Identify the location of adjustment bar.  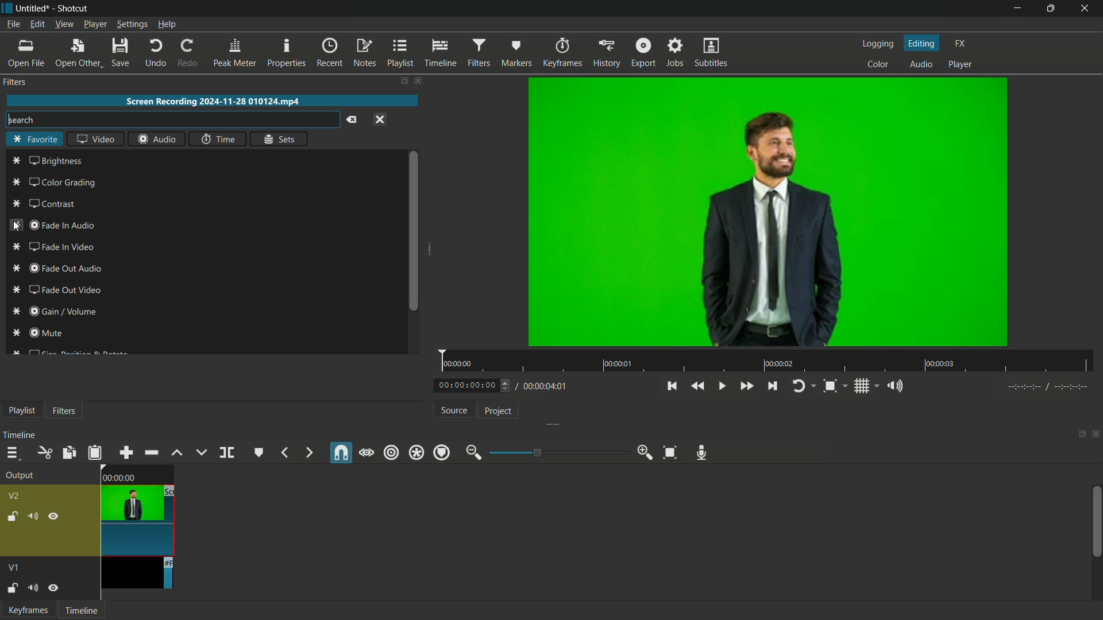
(557, 452).